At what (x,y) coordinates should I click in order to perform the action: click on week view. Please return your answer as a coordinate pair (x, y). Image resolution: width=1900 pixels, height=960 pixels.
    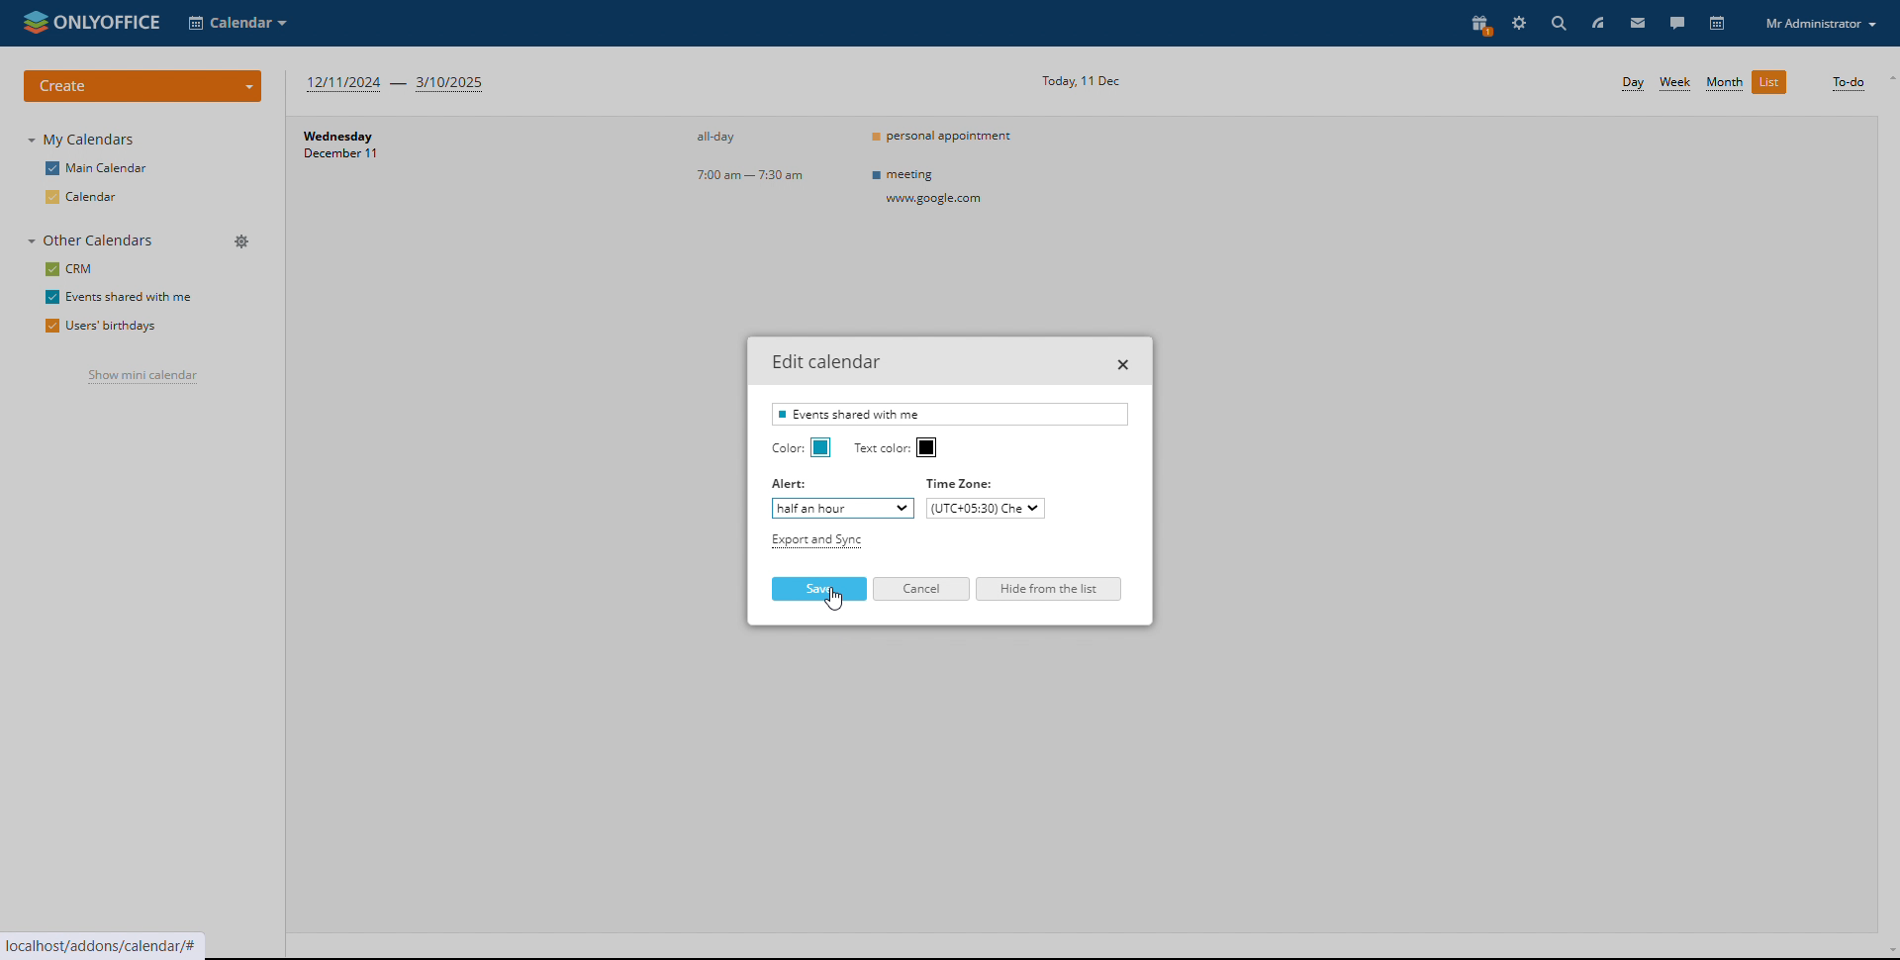
    Looking at the image, I should click on (1676, 83).